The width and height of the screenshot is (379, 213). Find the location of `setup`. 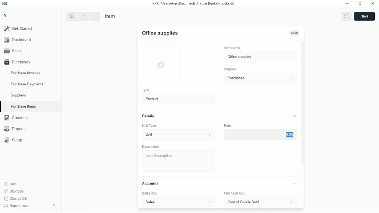

setup is located at coordinates (14, 140).